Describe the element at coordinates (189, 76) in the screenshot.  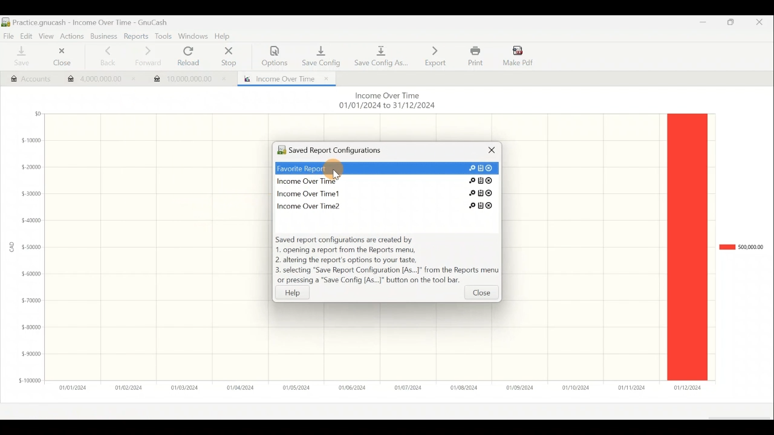
I see `Imported transaction 2` at that location.